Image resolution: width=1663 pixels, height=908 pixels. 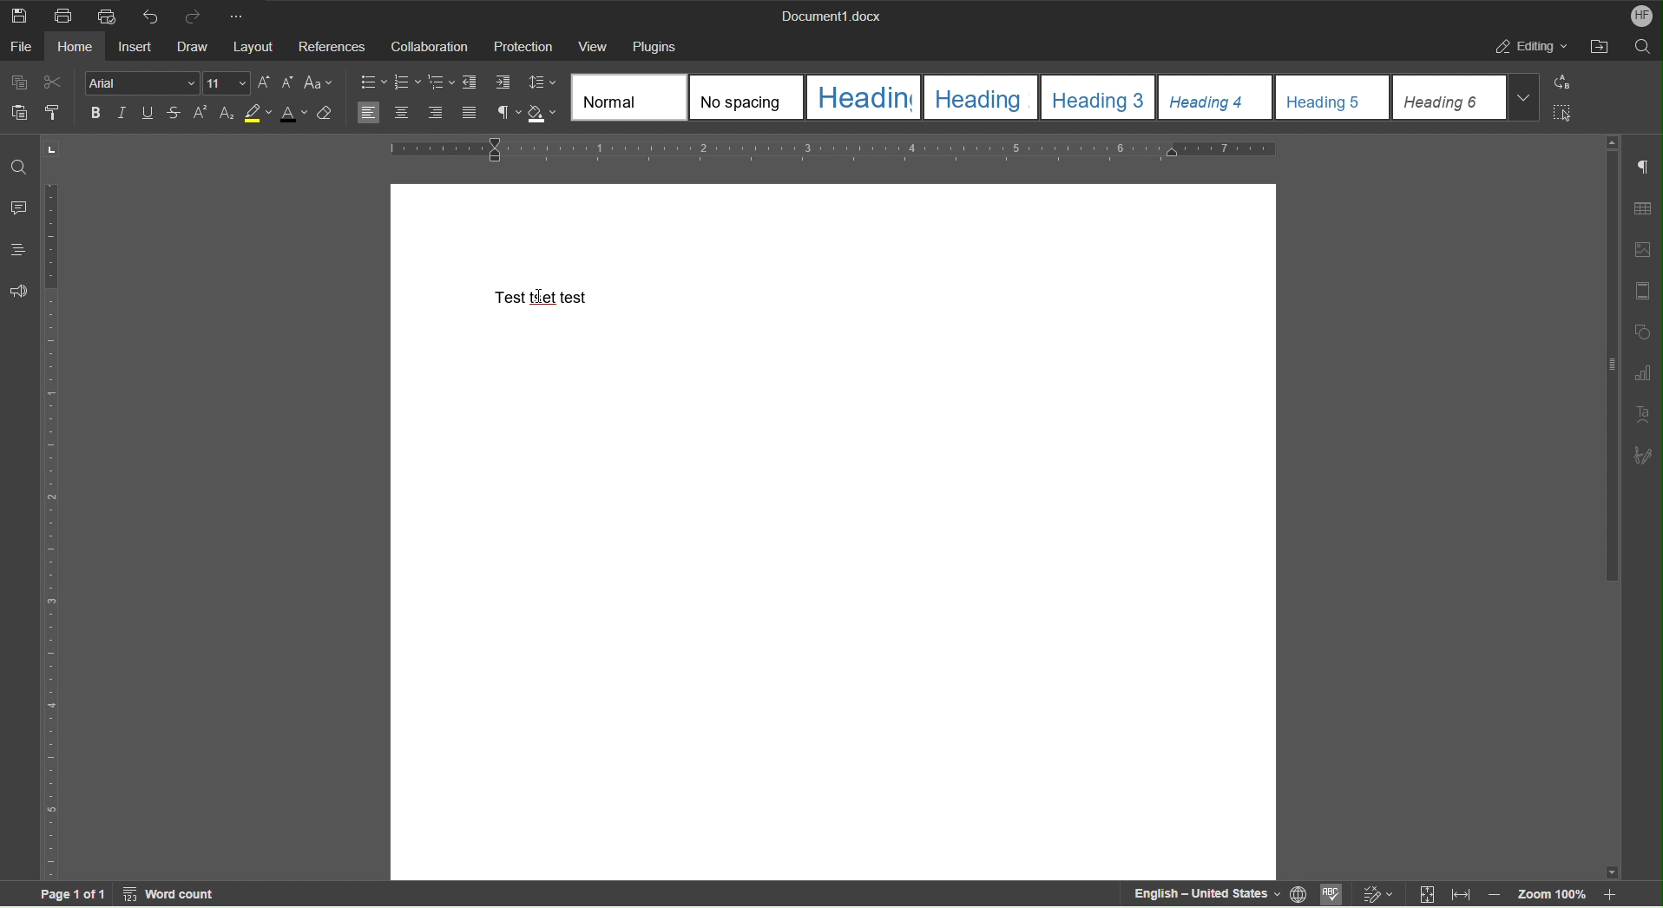 I want to click on Centre Align, so click(x=402, y=114).